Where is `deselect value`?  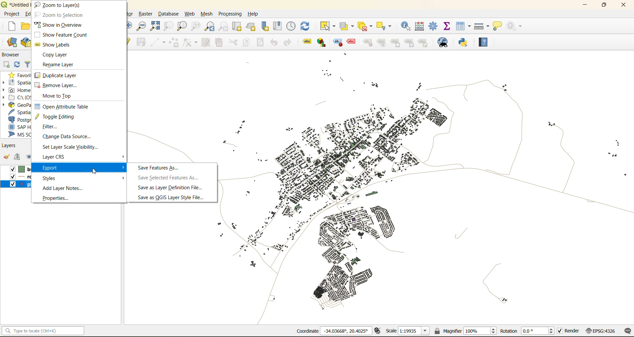 deselect value is located at coordinates (364, 25).